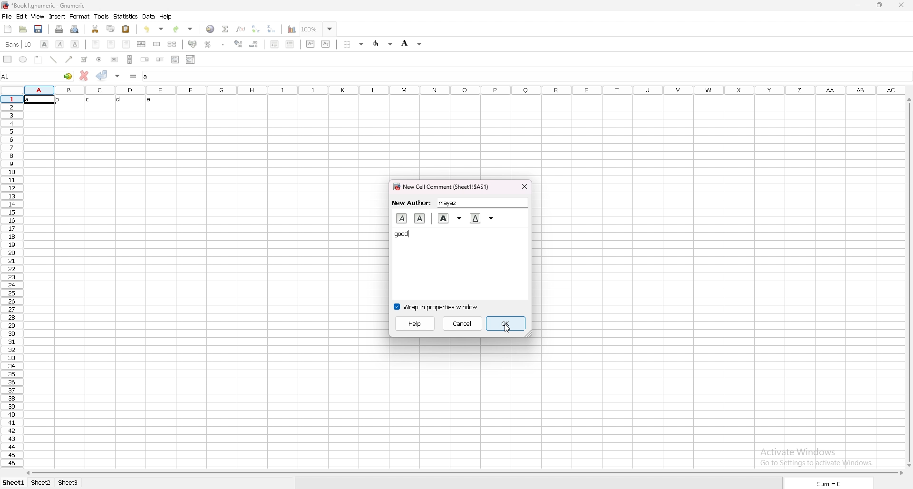  Describe the element at coordinates (354, 44) in the screenshot. I see `border` at that location.